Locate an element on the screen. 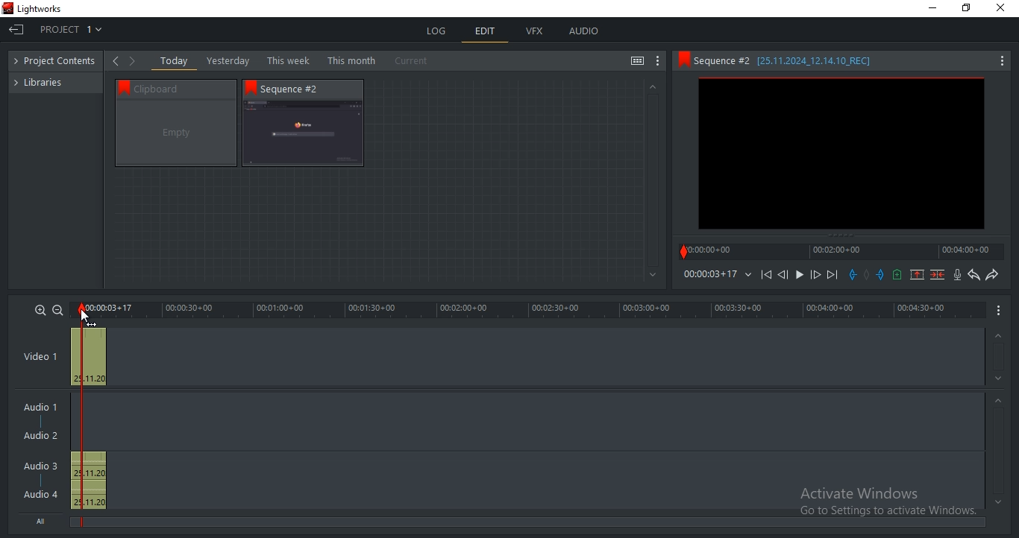  project is located at coordinates (59, 62).